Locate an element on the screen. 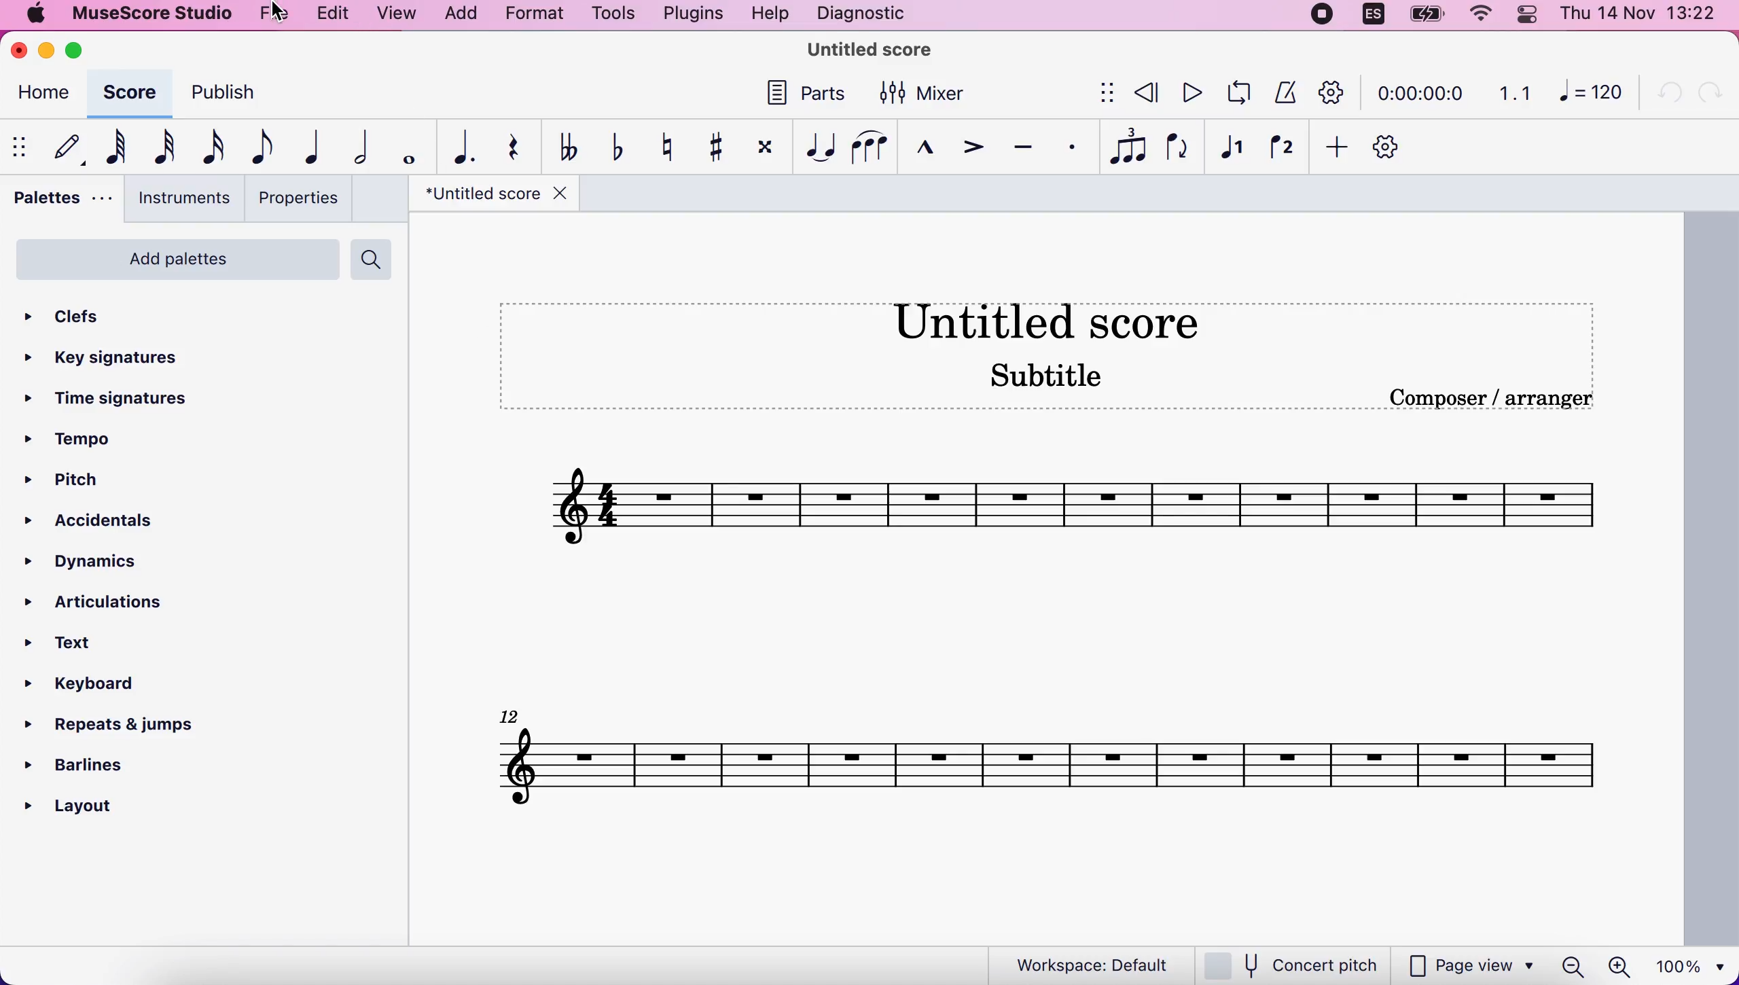 The height and width of the screenshot is (985, 1739). toggle natural is located at coordinates (664, 150).